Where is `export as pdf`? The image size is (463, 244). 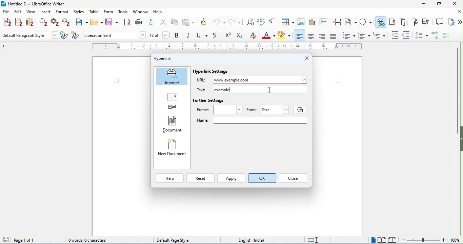 export as pdf is located at coordinates (126, 22).